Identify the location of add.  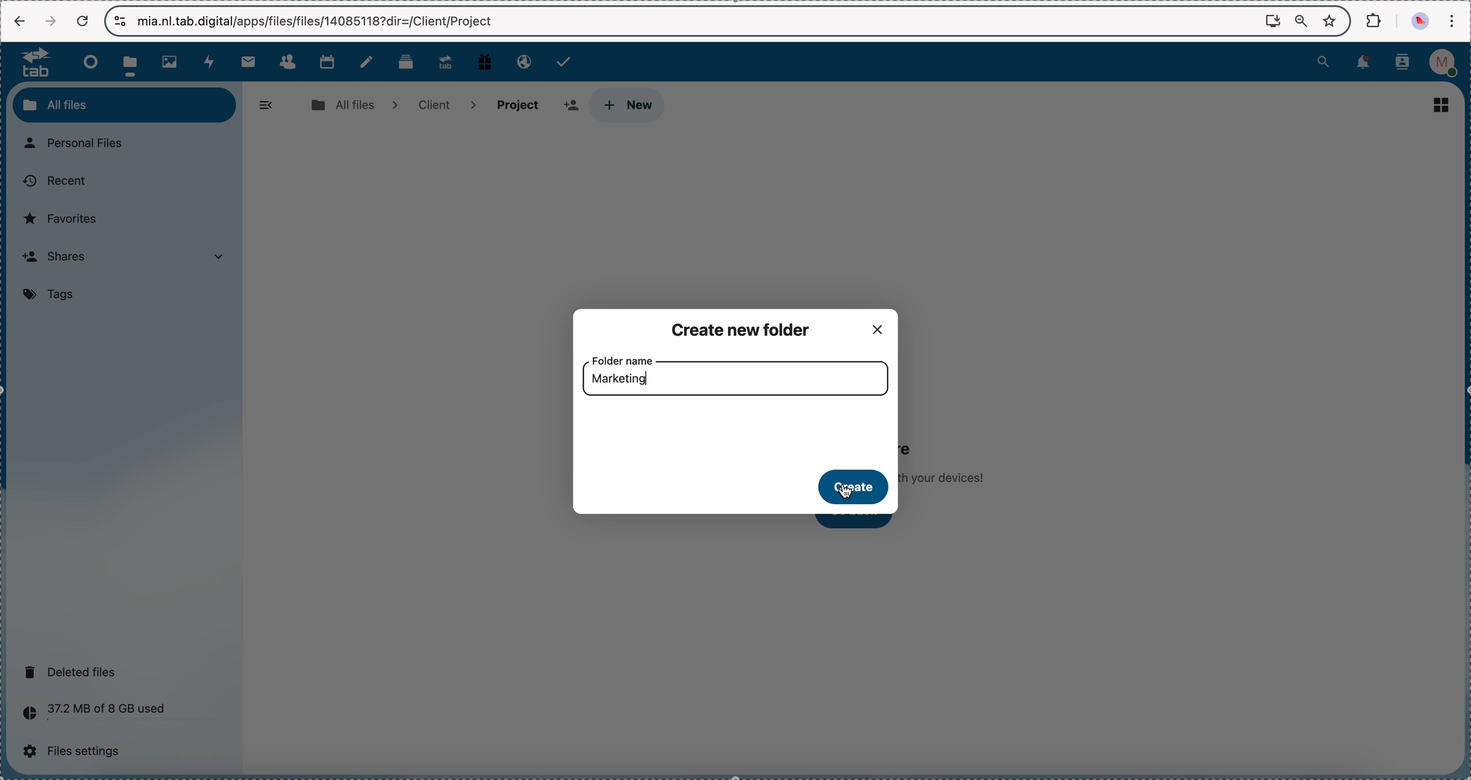
(571, 106).